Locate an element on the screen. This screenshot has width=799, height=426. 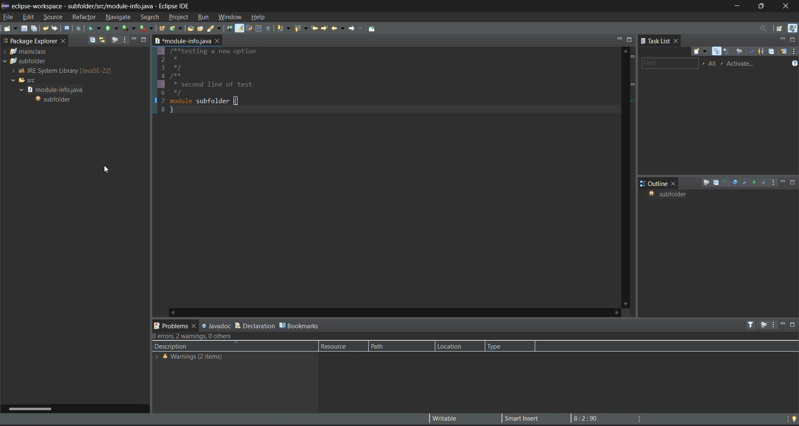
search is located at coordinates (149, 17).